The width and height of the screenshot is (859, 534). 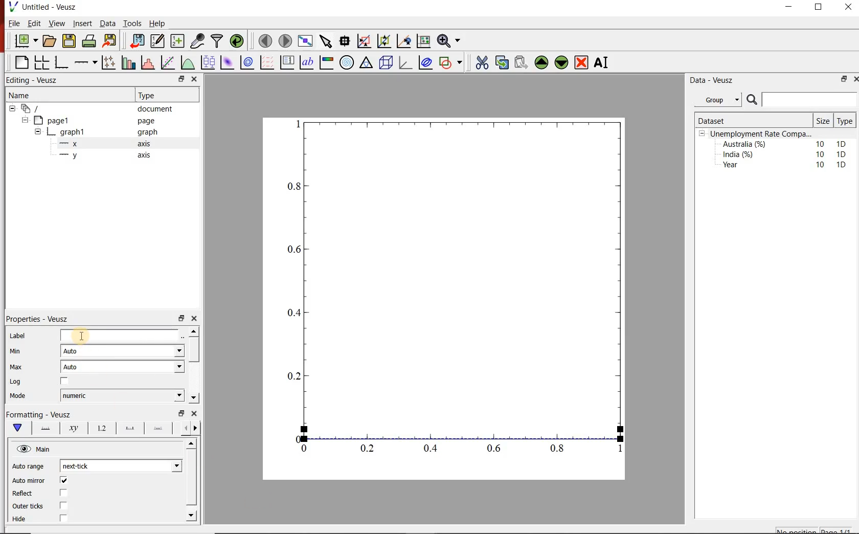 What do you see at coordinates (193, 397) in the screenshot?
I see `move down` at bounding box center [193, 397].